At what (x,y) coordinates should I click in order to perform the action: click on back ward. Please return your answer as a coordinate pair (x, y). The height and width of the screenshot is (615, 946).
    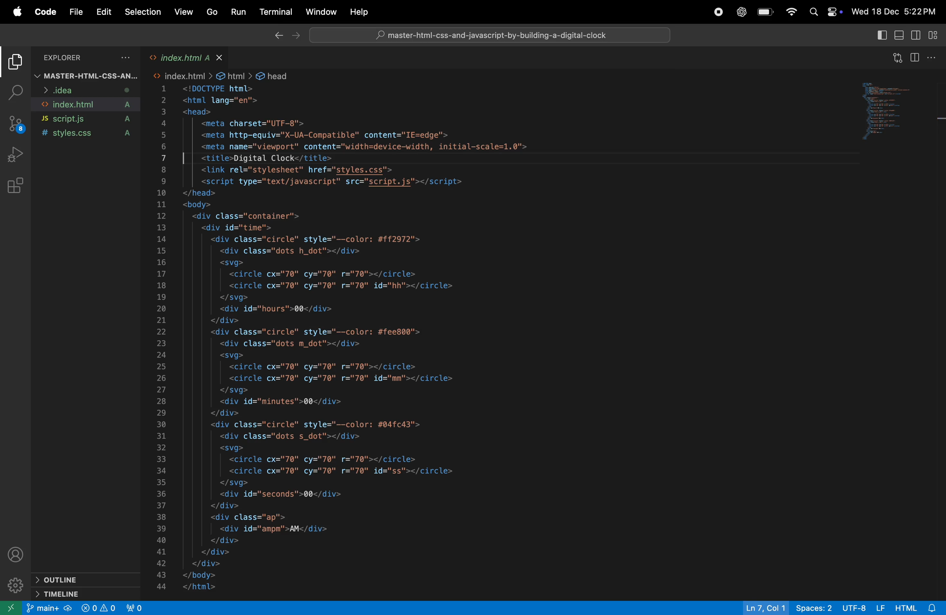
    Looking at the image, I should click on (275, 35).